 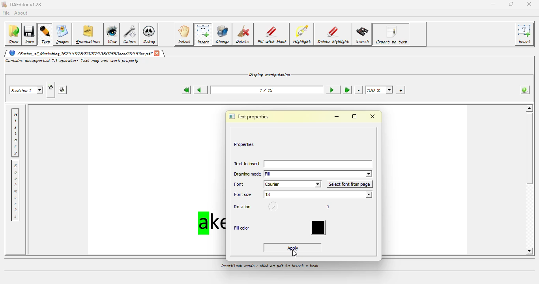 I want to click on export to text, so click(x=392, y=34).